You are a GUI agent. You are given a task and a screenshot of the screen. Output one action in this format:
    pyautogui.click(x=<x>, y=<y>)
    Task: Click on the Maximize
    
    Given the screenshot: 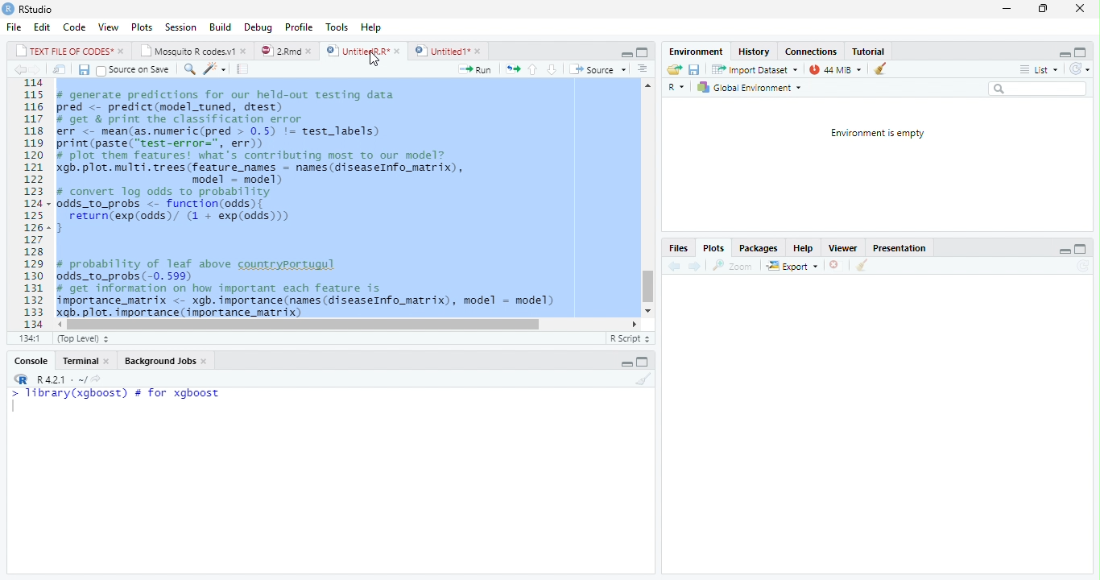 What is the action you would take?
    pyautogui.click(x=642, y=51)
    